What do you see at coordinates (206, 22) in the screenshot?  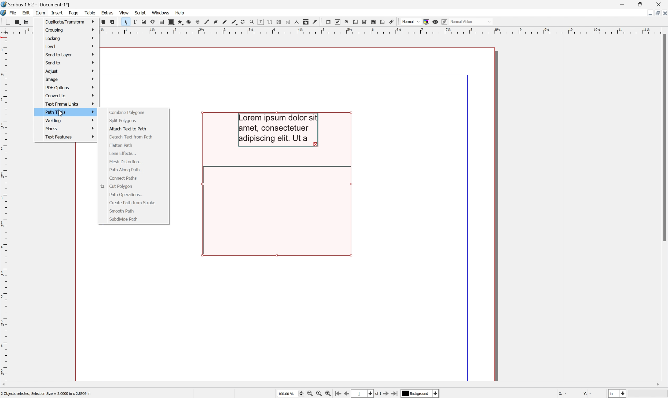 I see `Line` at bounding box center [206, 22].